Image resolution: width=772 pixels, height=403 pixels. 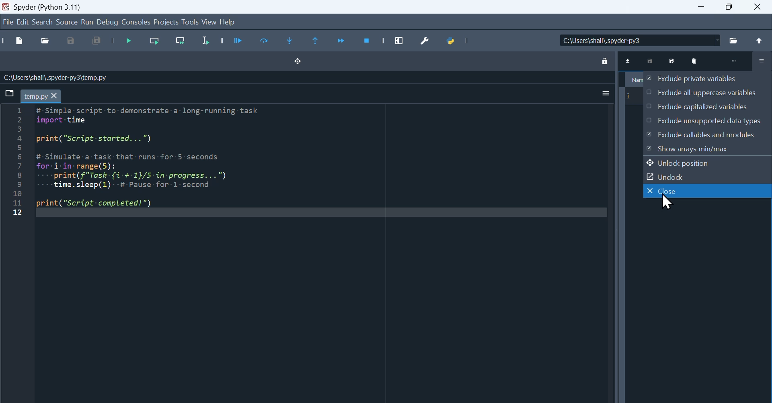 I want to click on Maximize, so click(x=730, y=8).